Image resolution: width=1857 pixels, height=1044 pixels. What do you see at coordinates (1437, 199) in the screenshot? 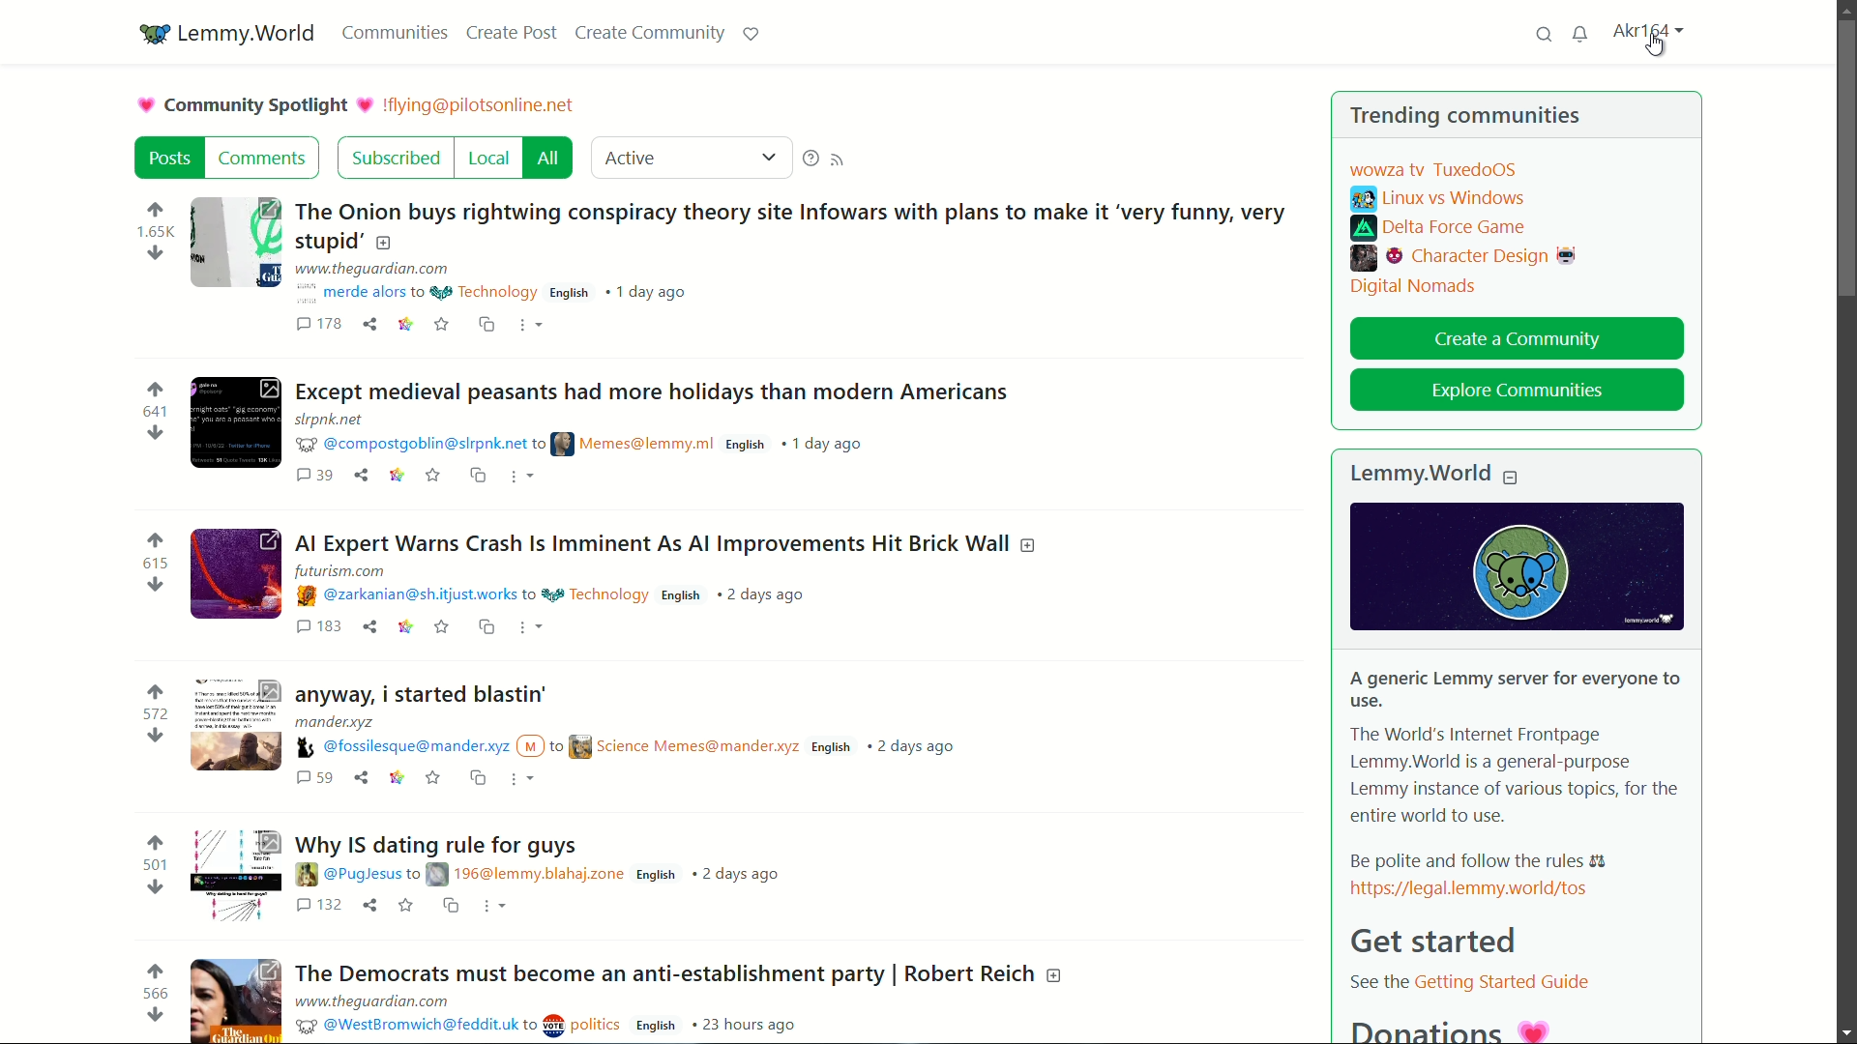
I see `linux vs windows` at bounding box center [1437, 199].